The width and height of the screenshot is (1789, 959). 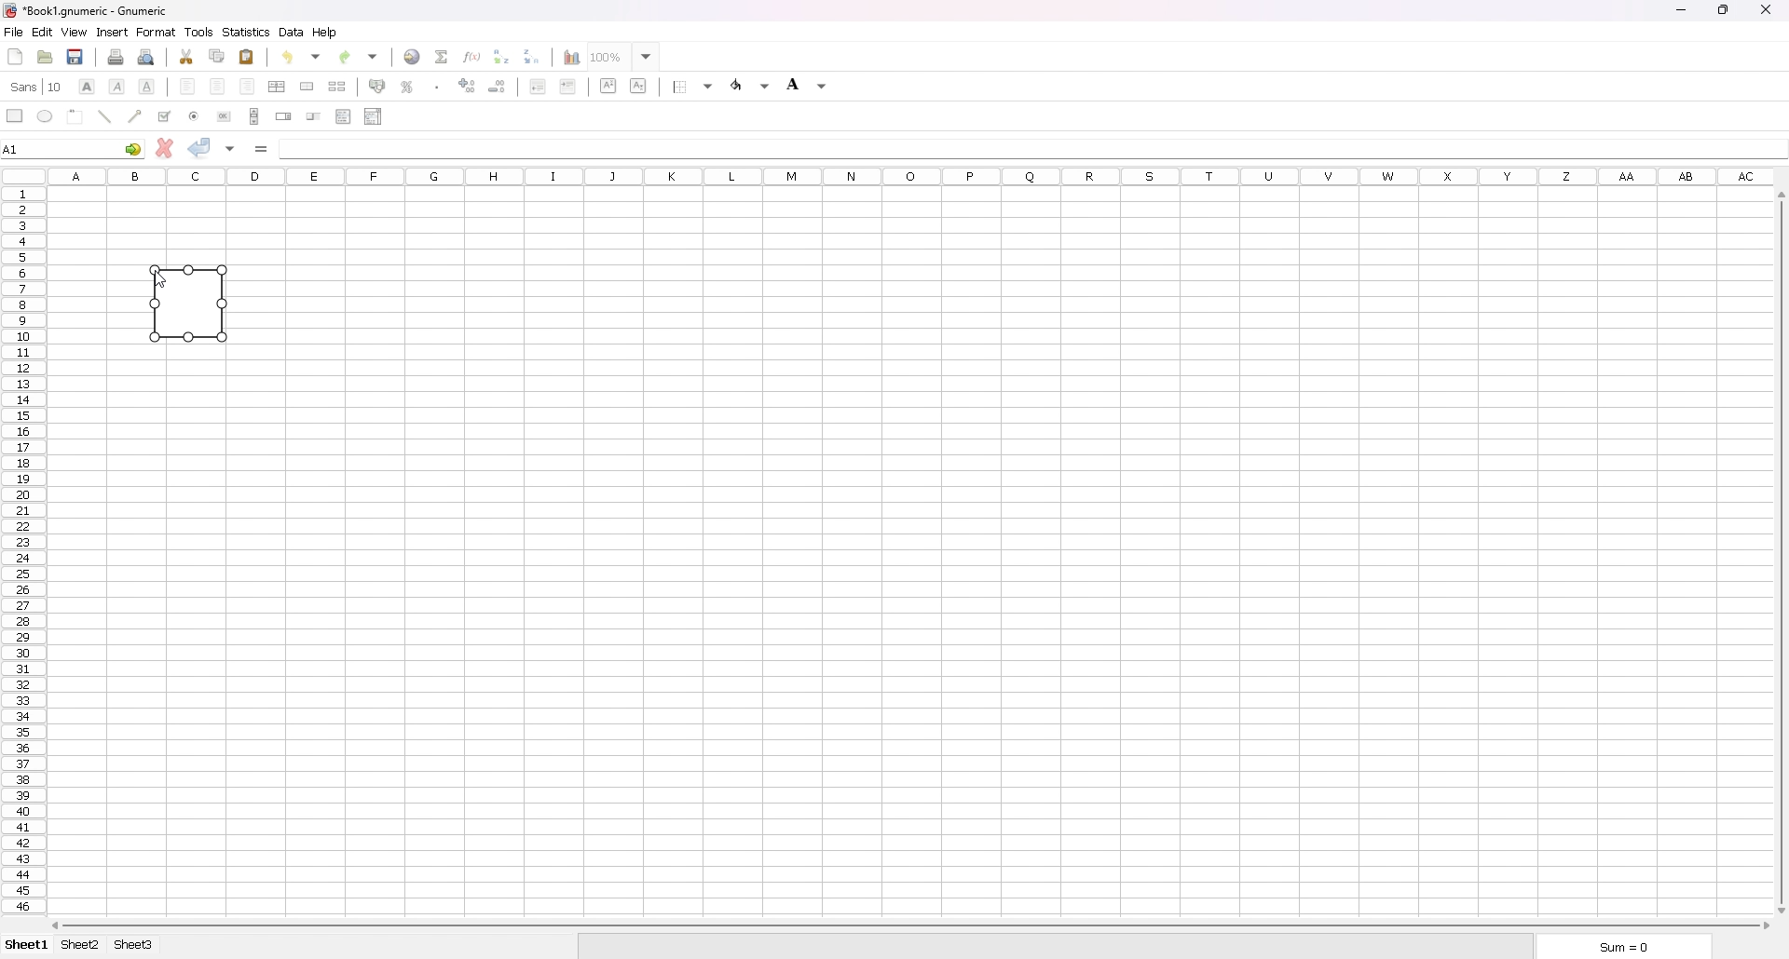 I want to click on arrowed line, so click(x=134, y=115).